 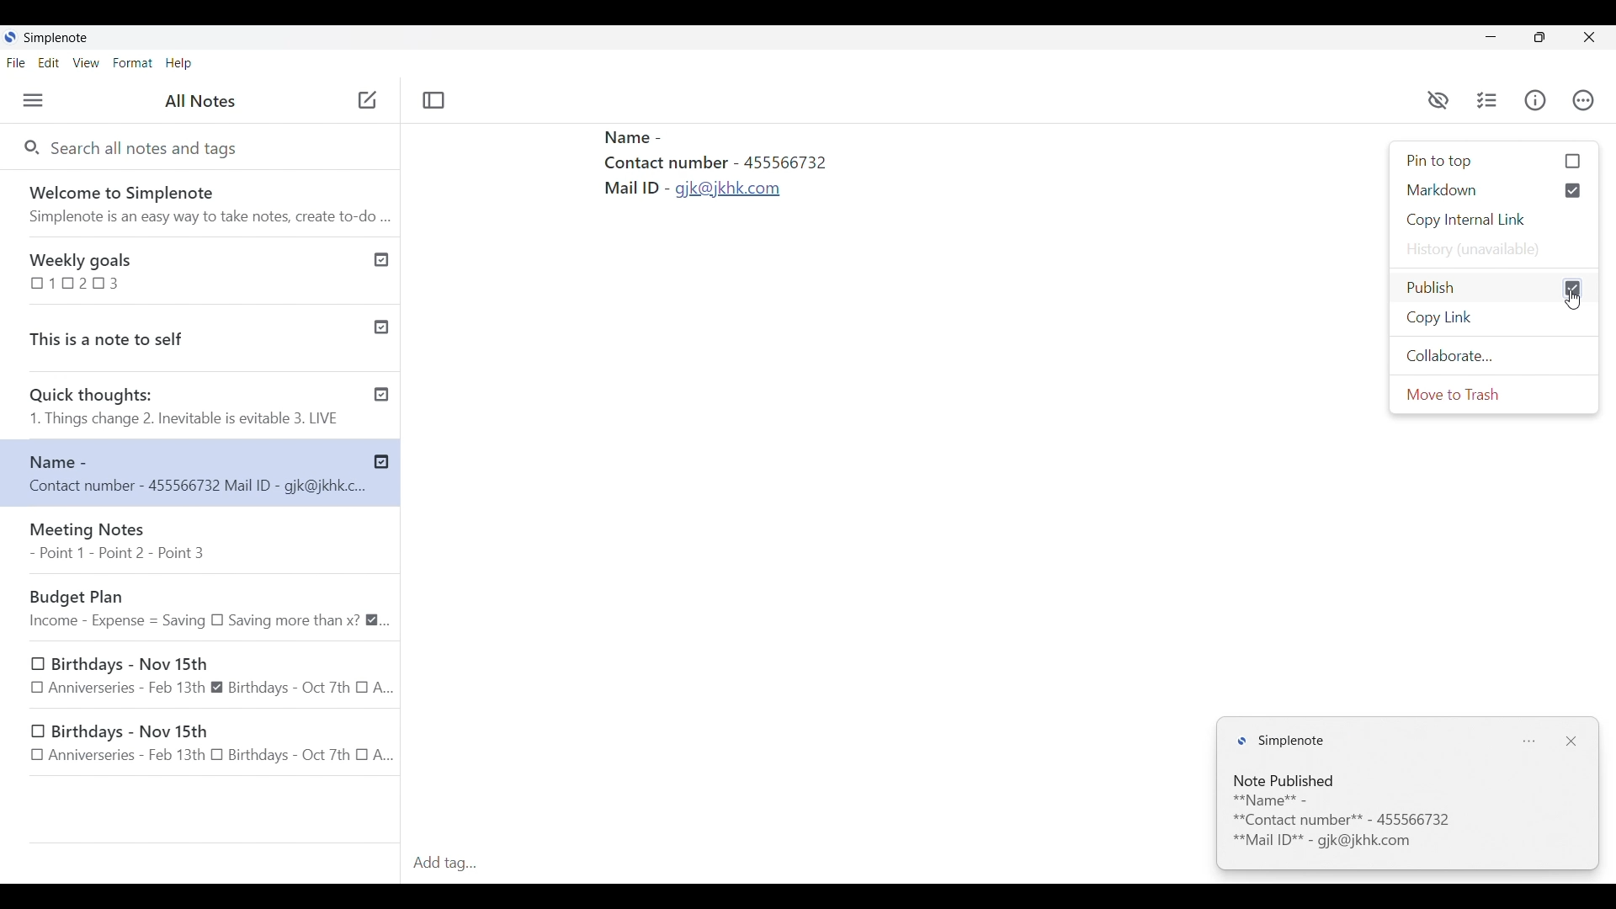 I want to click on Logo and name of software, so click(x=1280, y=742).